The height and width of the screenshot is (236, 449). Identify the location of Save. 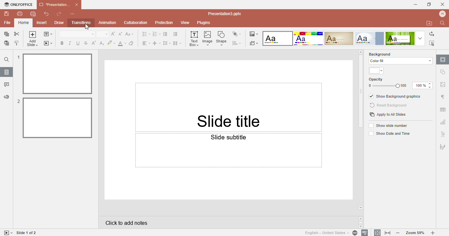
(6, 14).